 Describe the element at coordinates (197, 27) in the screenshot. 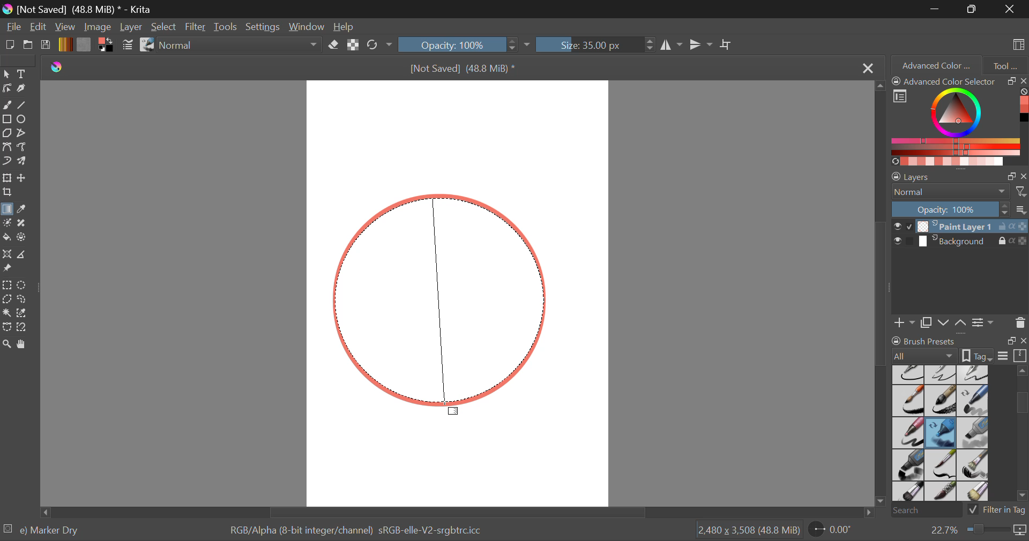

I see `Filter` at that location.